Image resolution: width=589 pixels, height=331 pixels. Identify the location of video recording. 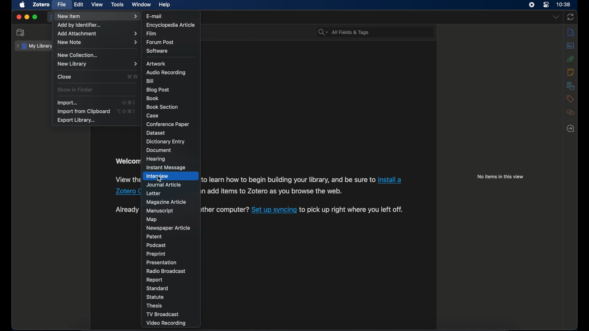
(167, 323).